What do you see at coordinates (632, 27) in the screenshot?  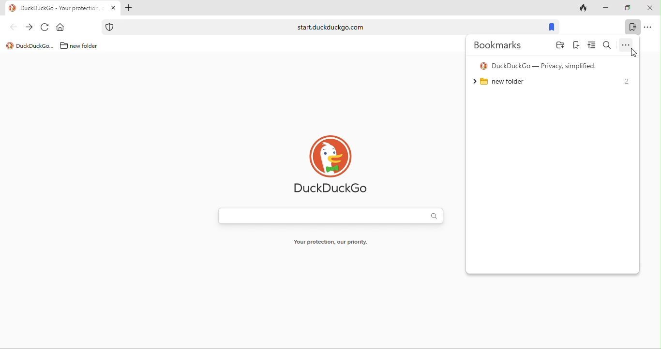 I see `bookmark` at bounding box center [632, 27].